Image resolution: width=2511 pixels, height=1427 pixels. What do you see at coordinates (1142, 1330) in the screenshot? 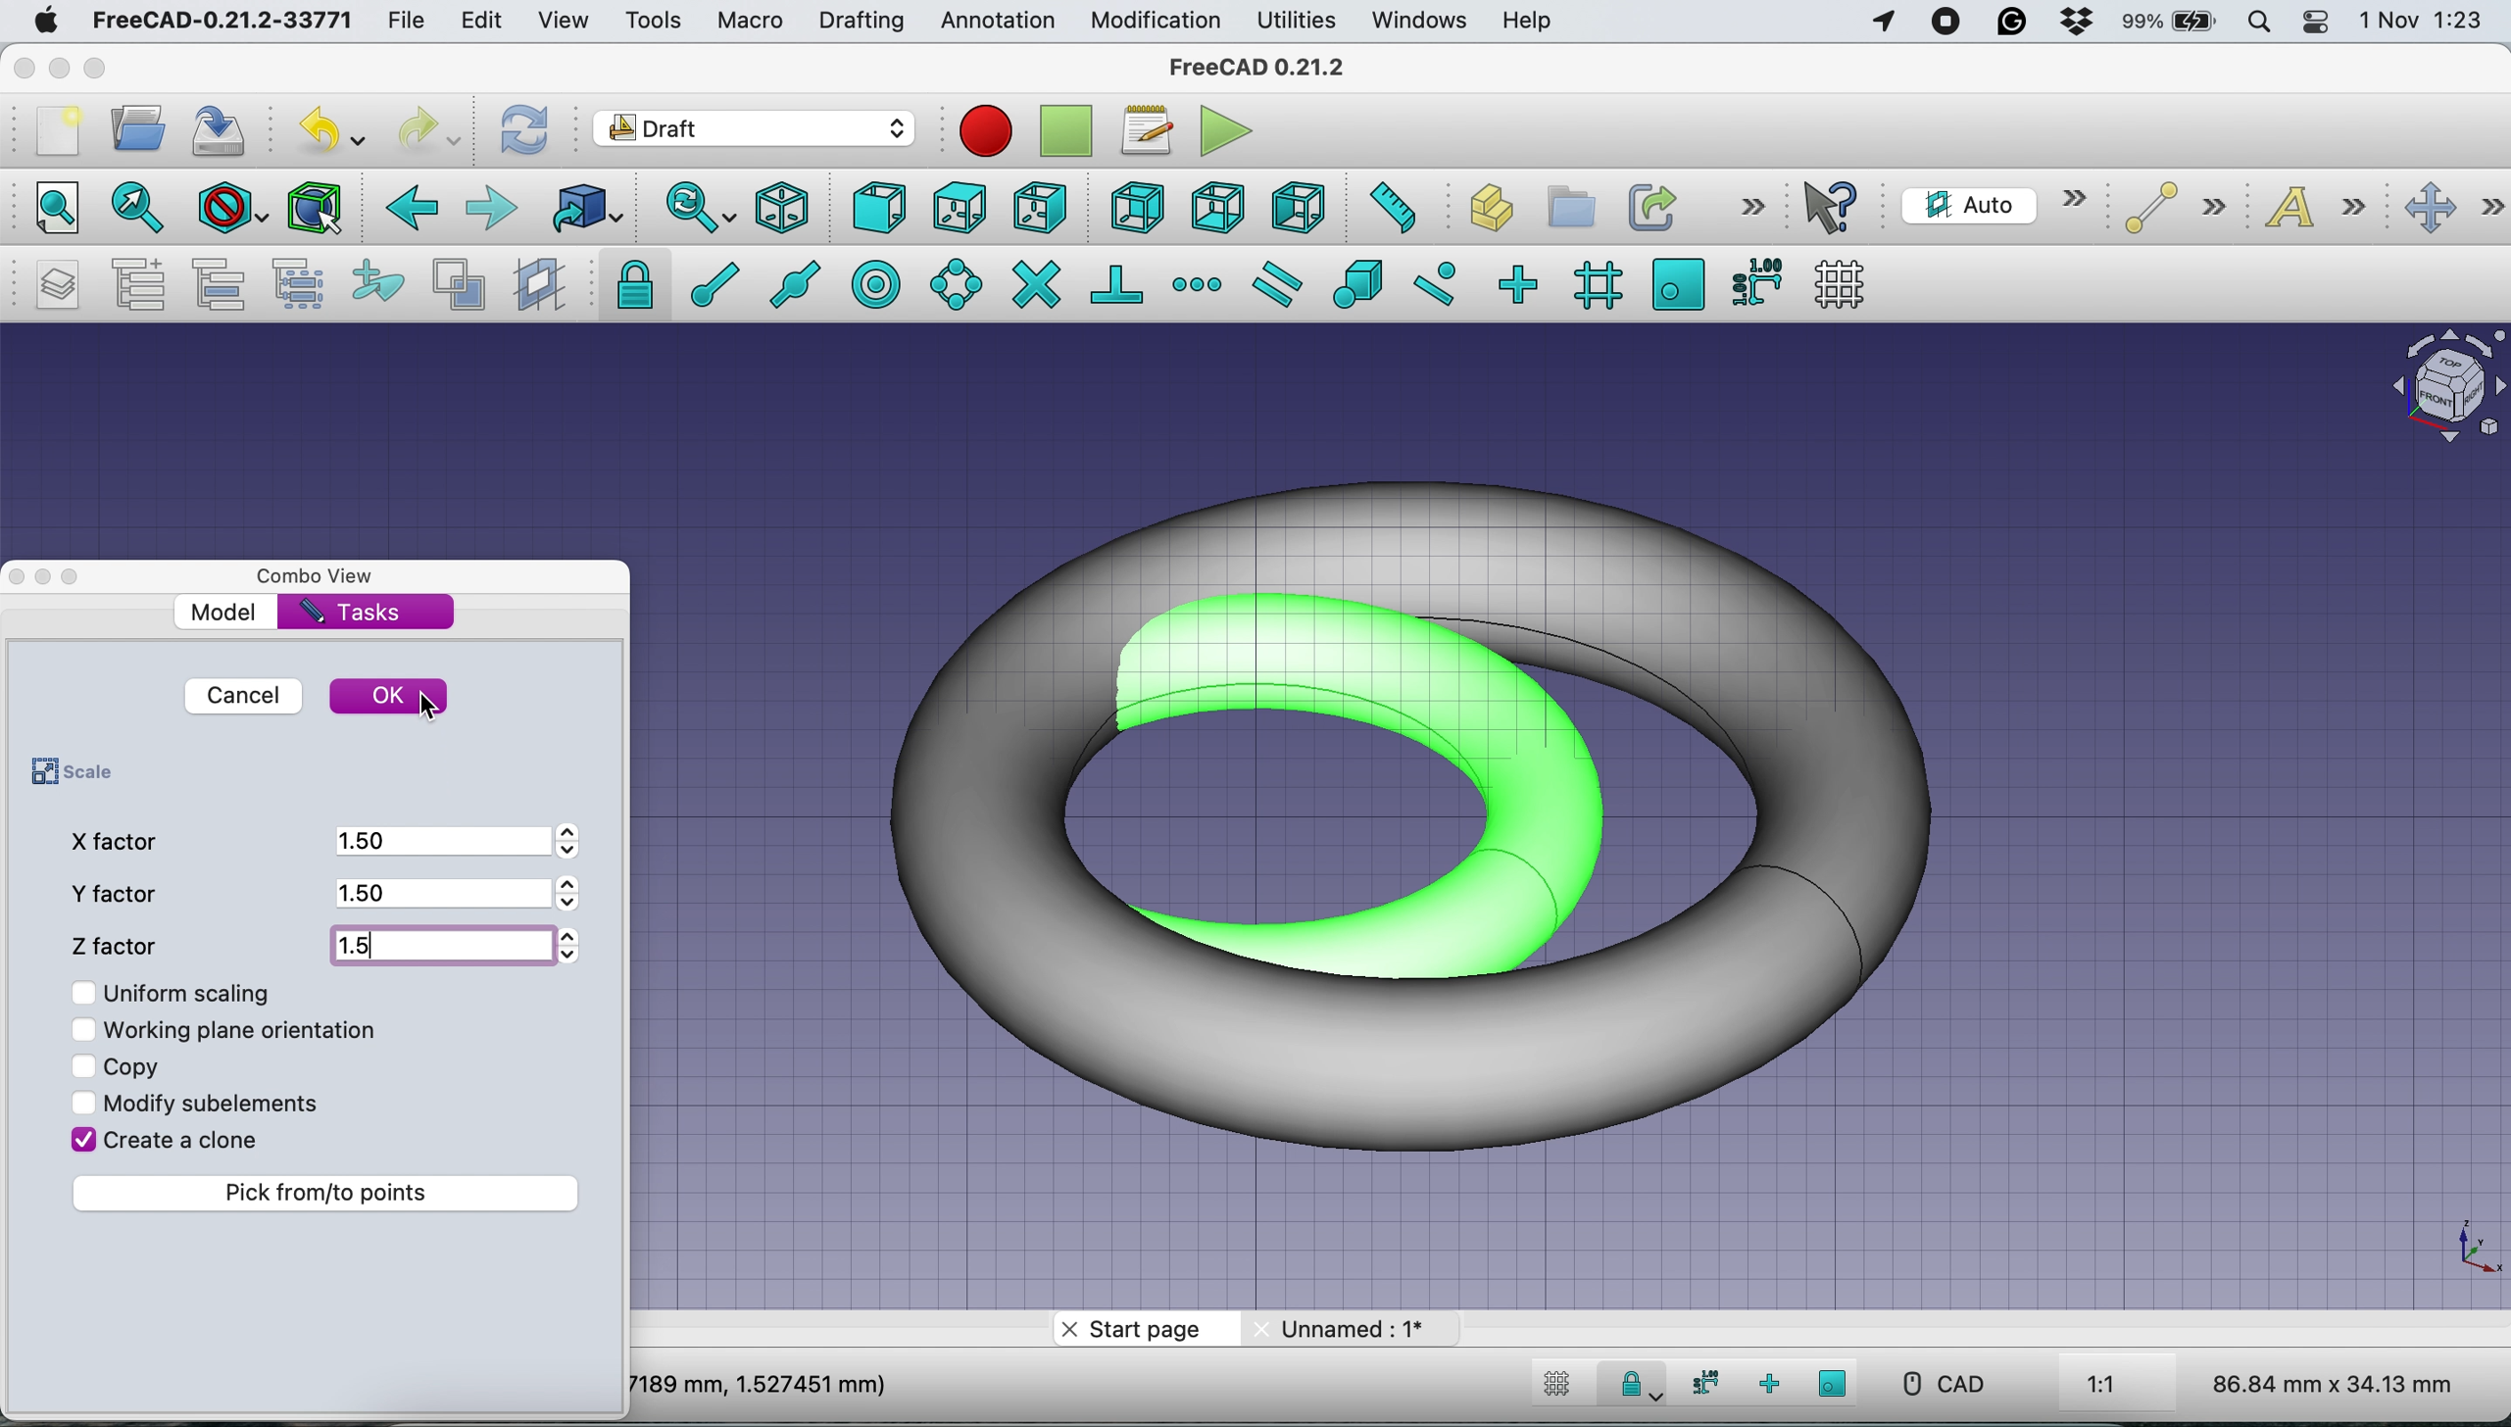
I see `start page` at bounding box center [1142, 1330].